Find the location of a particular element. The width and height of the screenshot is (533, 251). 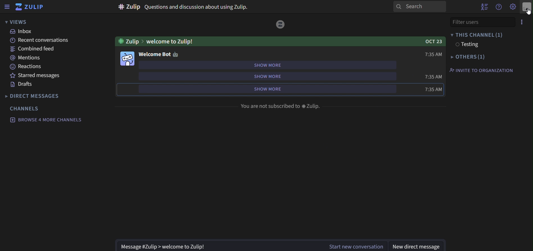

settings is located at coordinates (513, 6).